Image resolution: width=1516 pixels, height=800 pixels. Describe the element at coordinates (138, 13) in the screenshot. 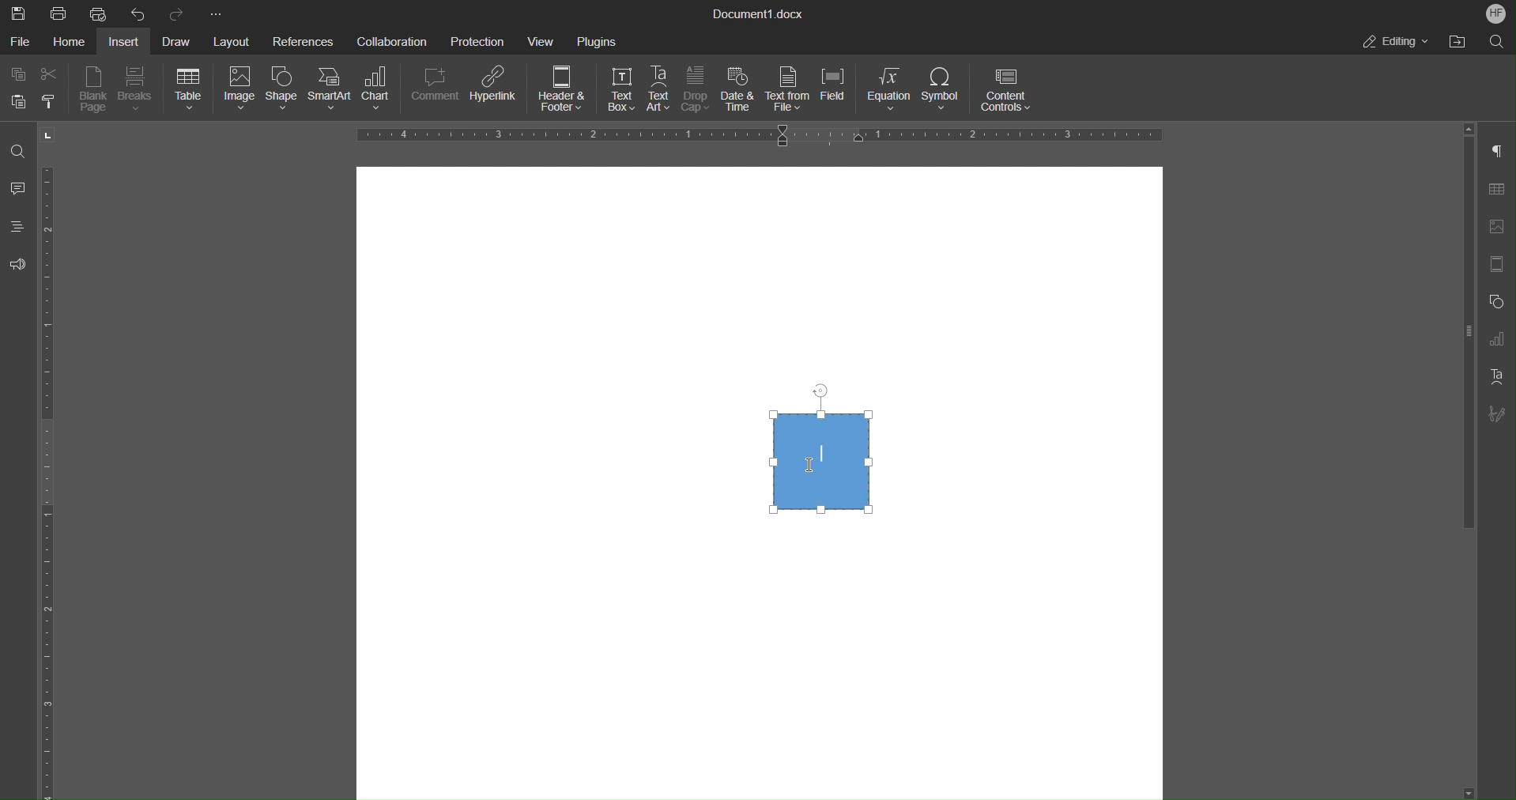

I see `Undo` at that location.